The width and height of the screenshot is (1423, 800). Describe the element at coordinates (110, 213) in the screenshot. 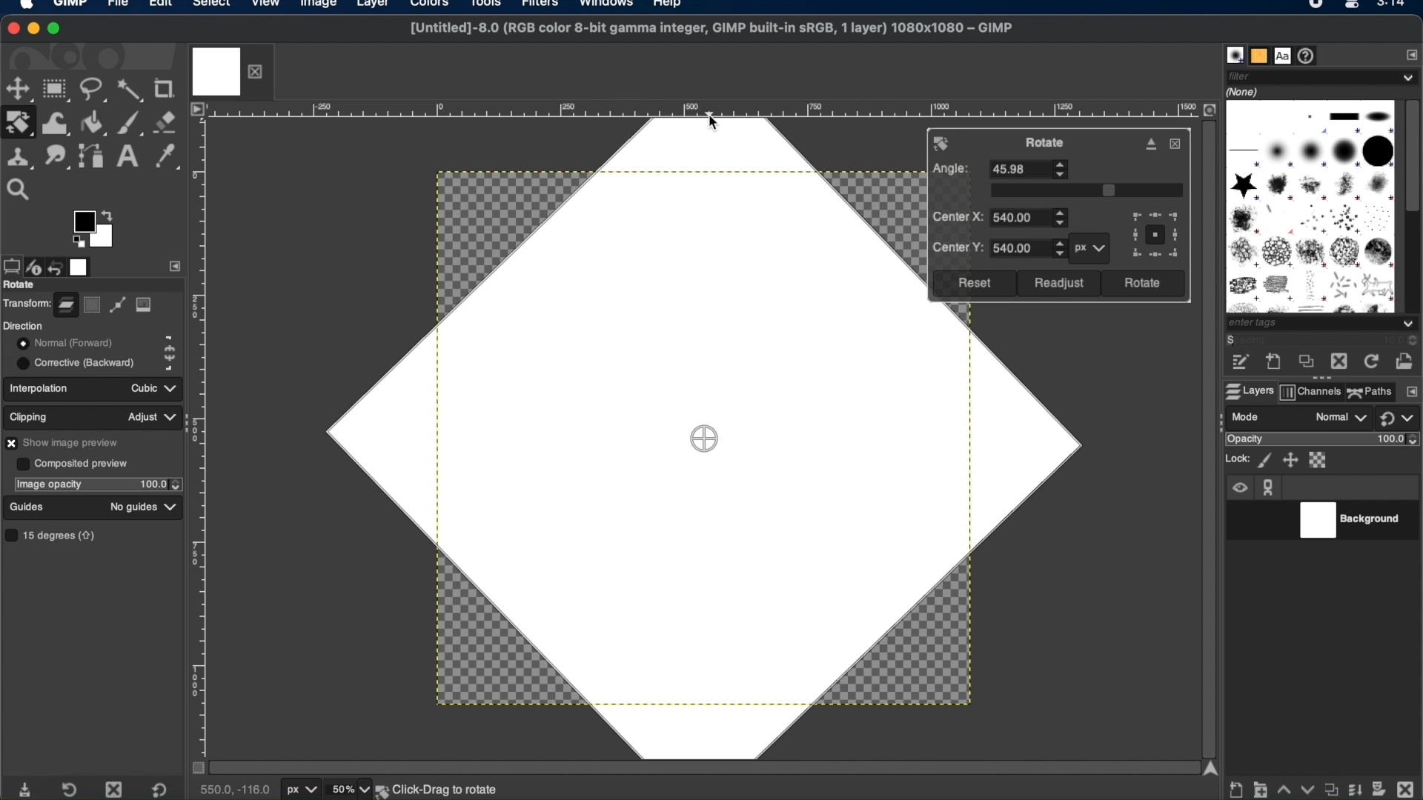

I see `arrow` at that location.